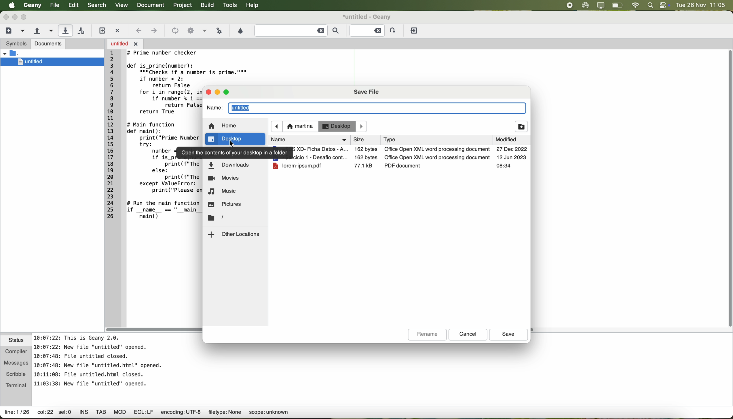 The width and height of the screenshot is (733, 419). What do you see at coordinates (83, 30) in the screenshot?
I see `save all open files` at bounding box center [83, 30].